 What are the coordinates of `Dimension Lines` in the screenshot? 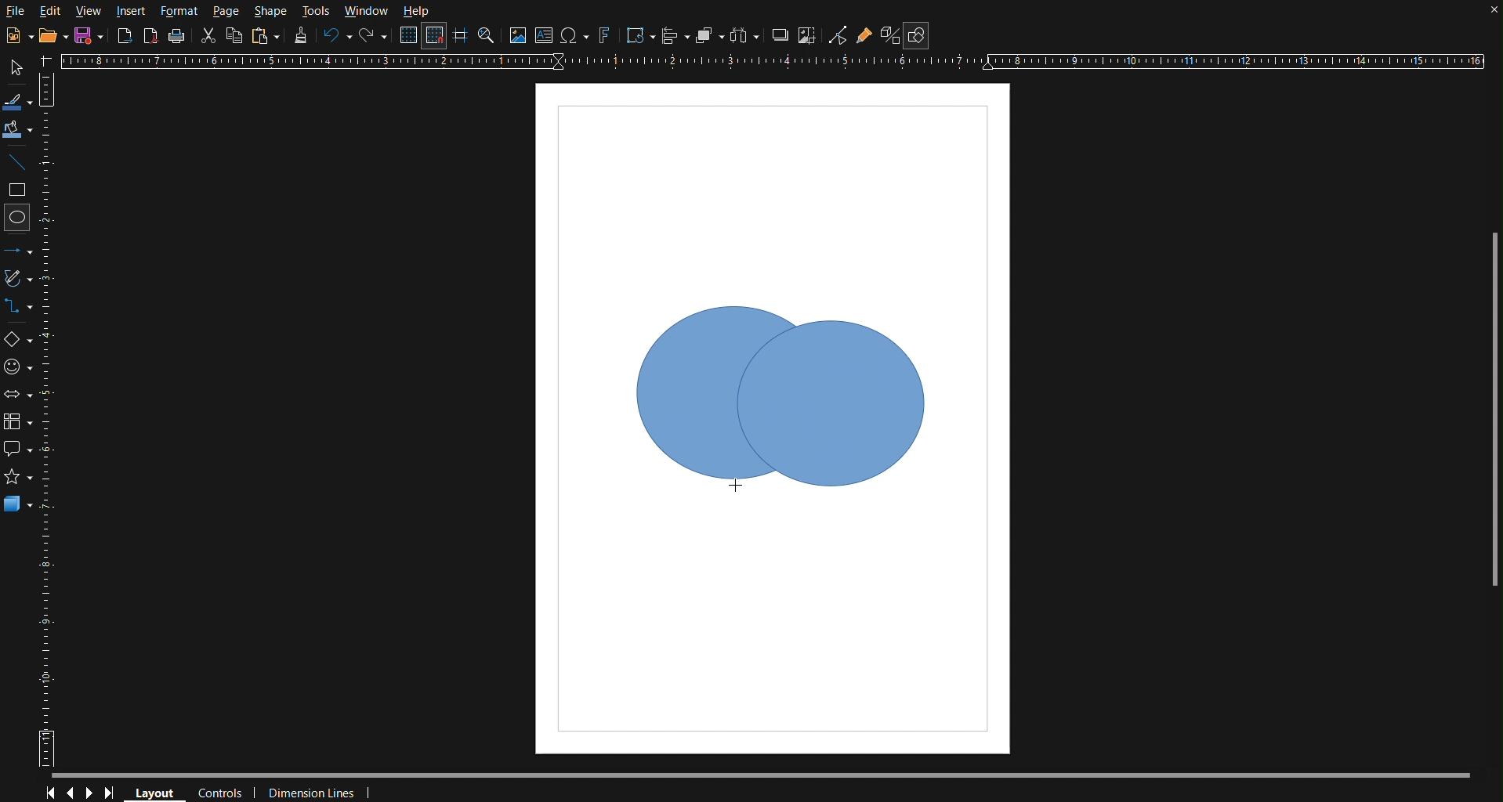 It's located at (313, 790).